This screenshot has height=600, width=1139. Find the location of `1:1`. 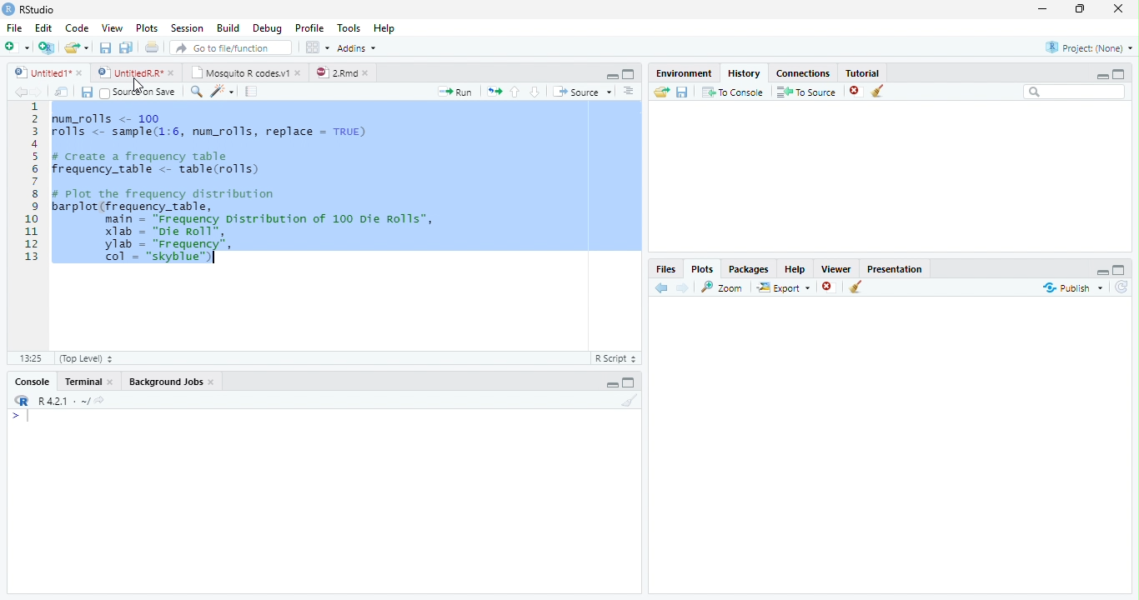

1:1 is located at coordinates (29, 358).